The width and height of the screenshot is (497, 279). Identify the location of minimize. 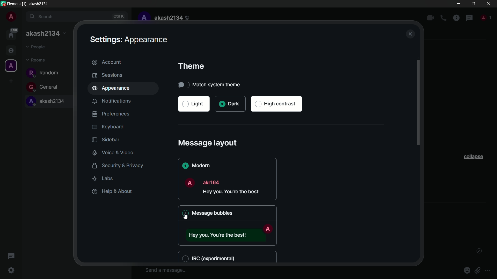
(459, 4).